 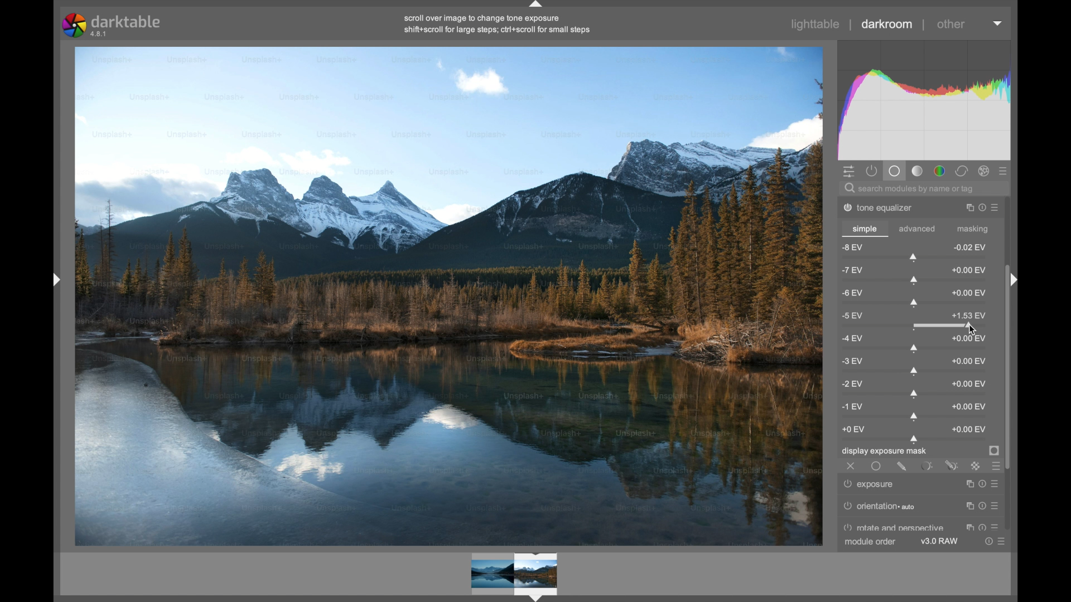 I want to click on -7 ev, so click(x=852, y=270).